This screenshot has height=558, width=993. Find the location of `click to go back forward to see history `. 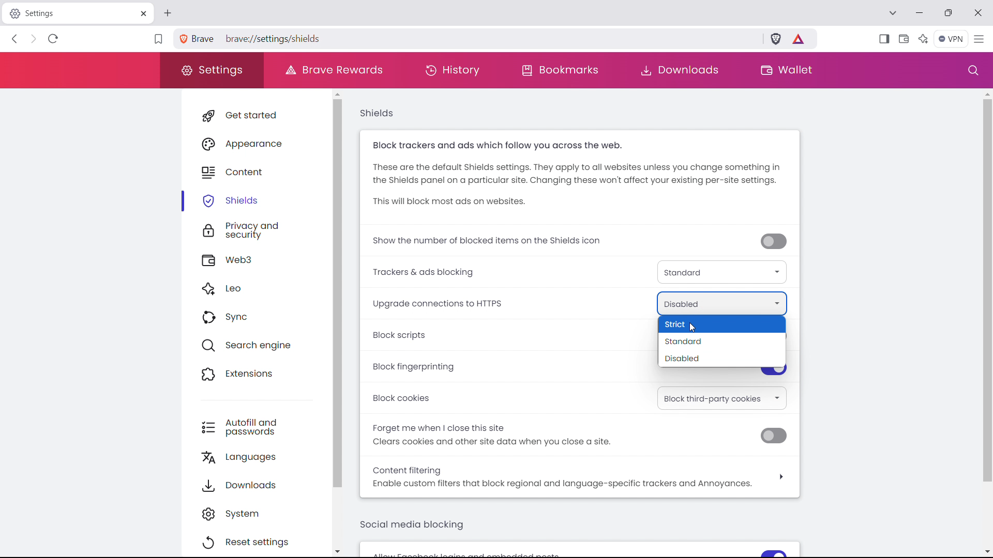

click to go back forward to see history  is located at coordinates (32, 38).